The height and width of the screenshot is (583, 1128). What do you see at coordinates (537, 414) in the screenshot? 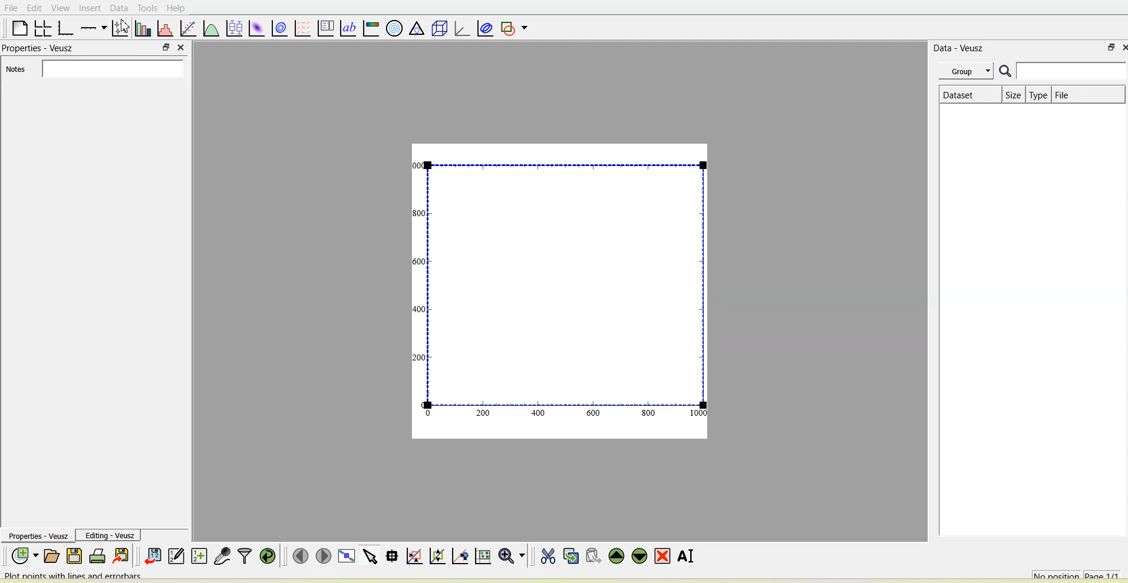
I see `400` at bounding box center [537, 414].